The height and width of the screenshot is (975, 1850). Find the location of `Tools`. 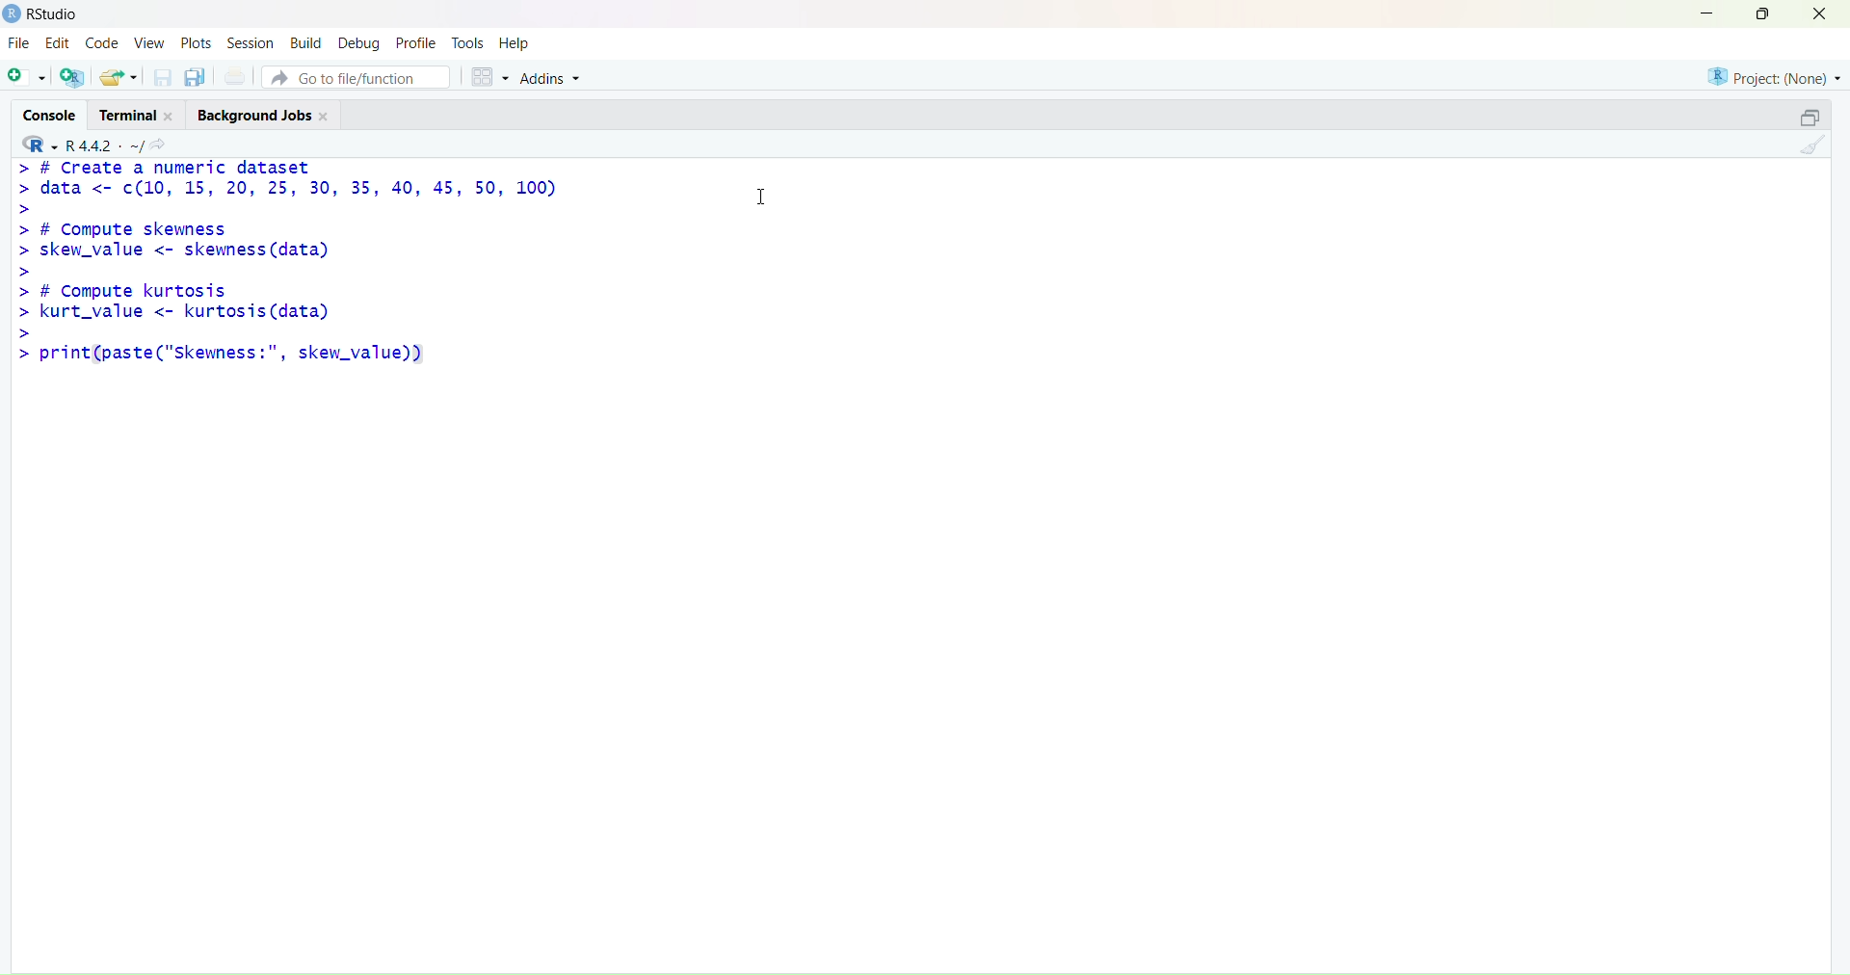

Tools is located at coordinates (468, 40).